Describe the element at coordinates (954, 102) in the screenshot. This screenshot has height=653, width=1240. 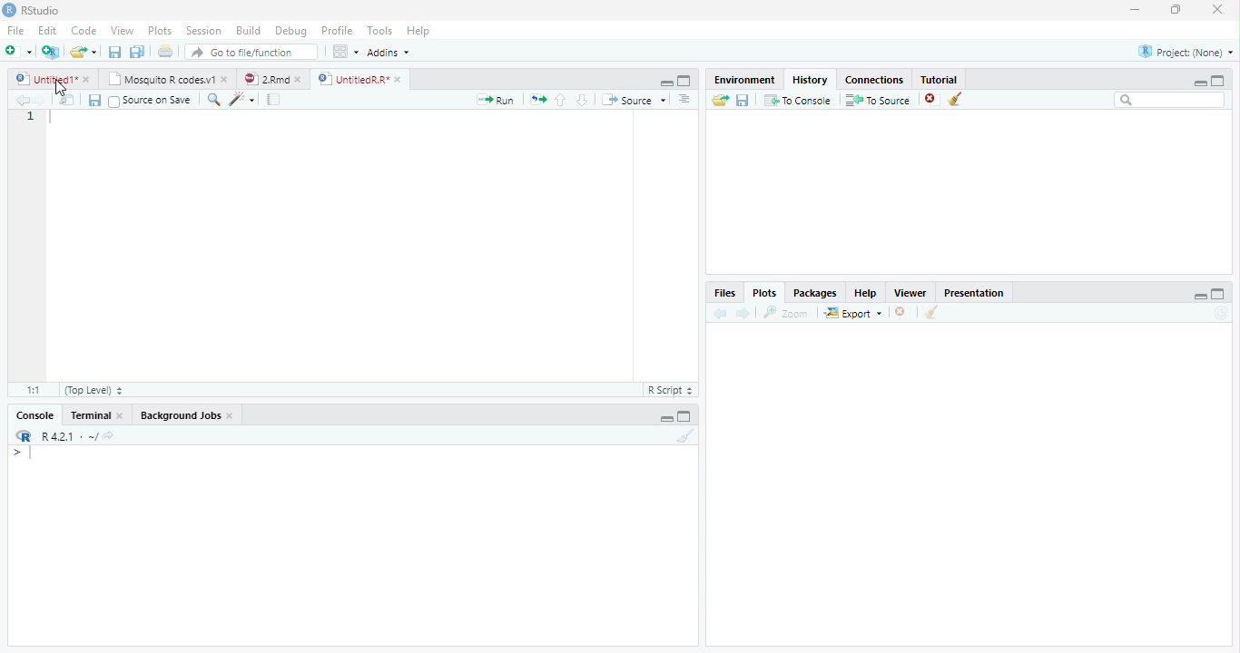
I see `Clear Console` at that location.